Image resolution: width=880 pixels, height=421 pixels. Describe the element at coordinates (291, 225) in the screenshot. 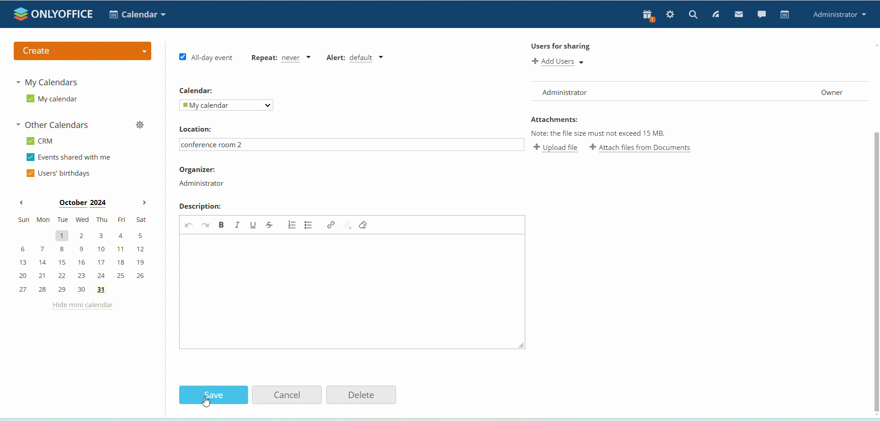

I see `add/remove numbered list` at that location.